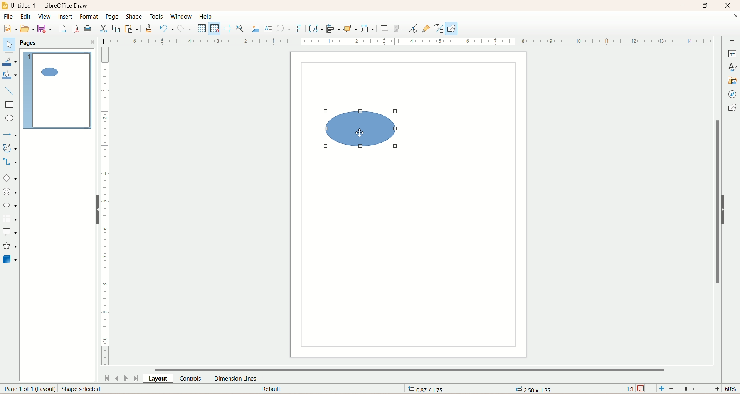 The image size is (740, 394). Describe the element at coordinates (192, 379) in the screenshot. I see `controls` at that location.